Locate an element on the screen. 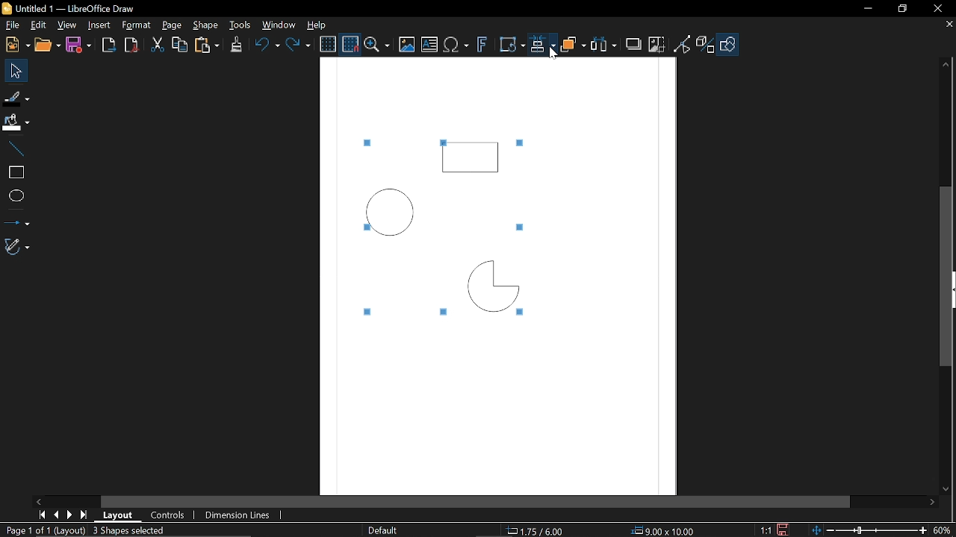 The height and width of the screenshot is (537, 956). Dimension lines is located at coordinates (244, 515).